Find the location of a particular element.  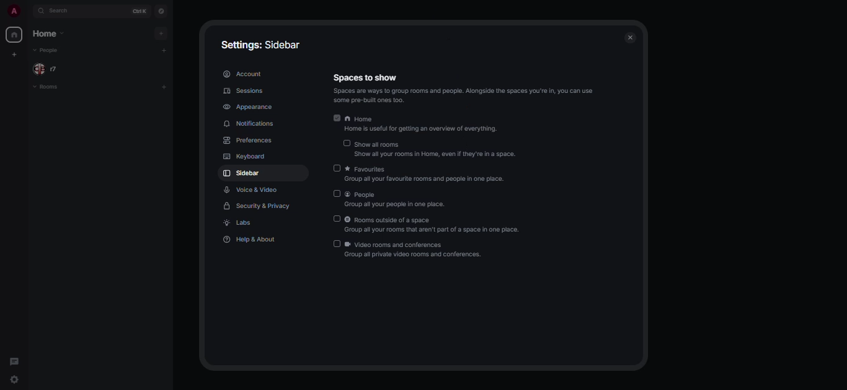

appearance is located at coordinates (248, 106).